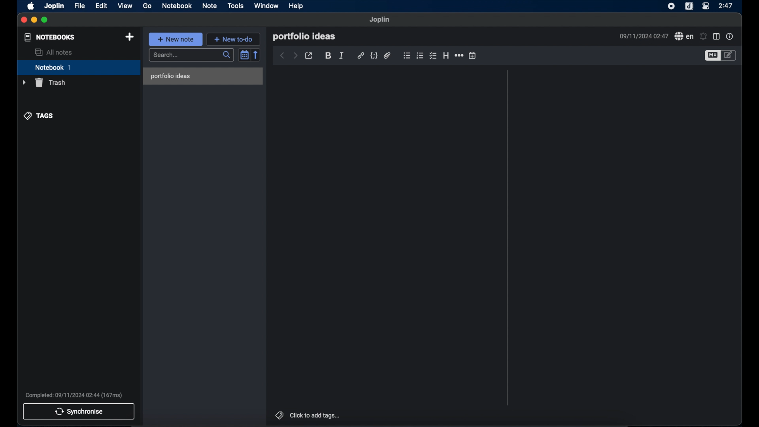 This screenshot has width=759, height=427. Describe the element at coordinates (508, 238) in the screenshot. I see `divider` at that location.